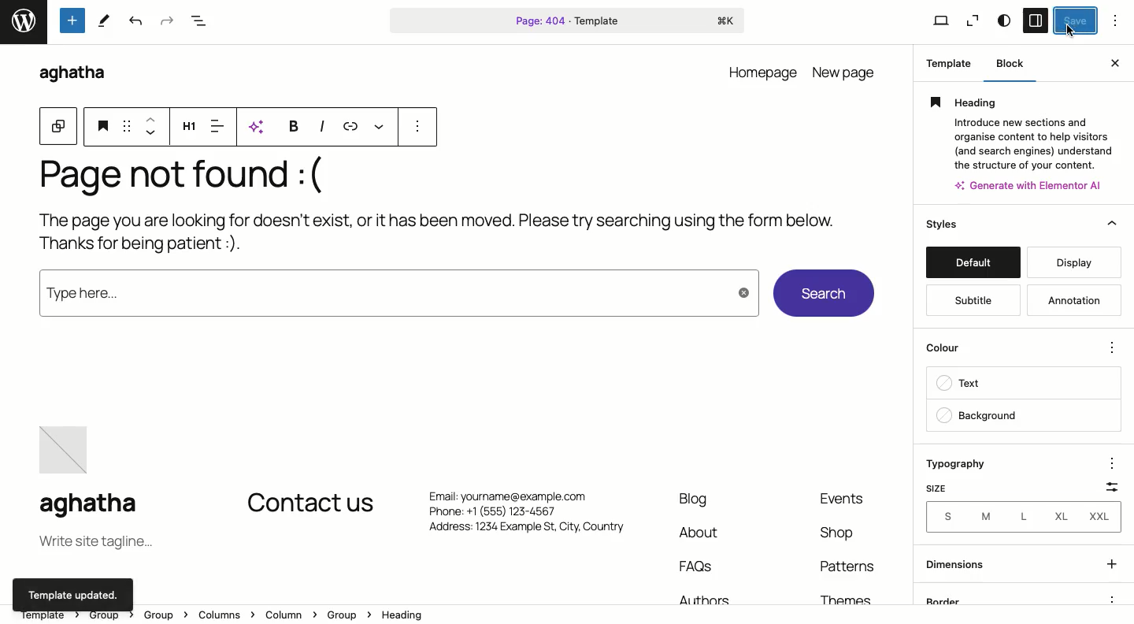 The height and width of the screenshot is (624, 1134). Describe the element at coordinates (1006, 63) in the screenshot. I see `Block` at that location.